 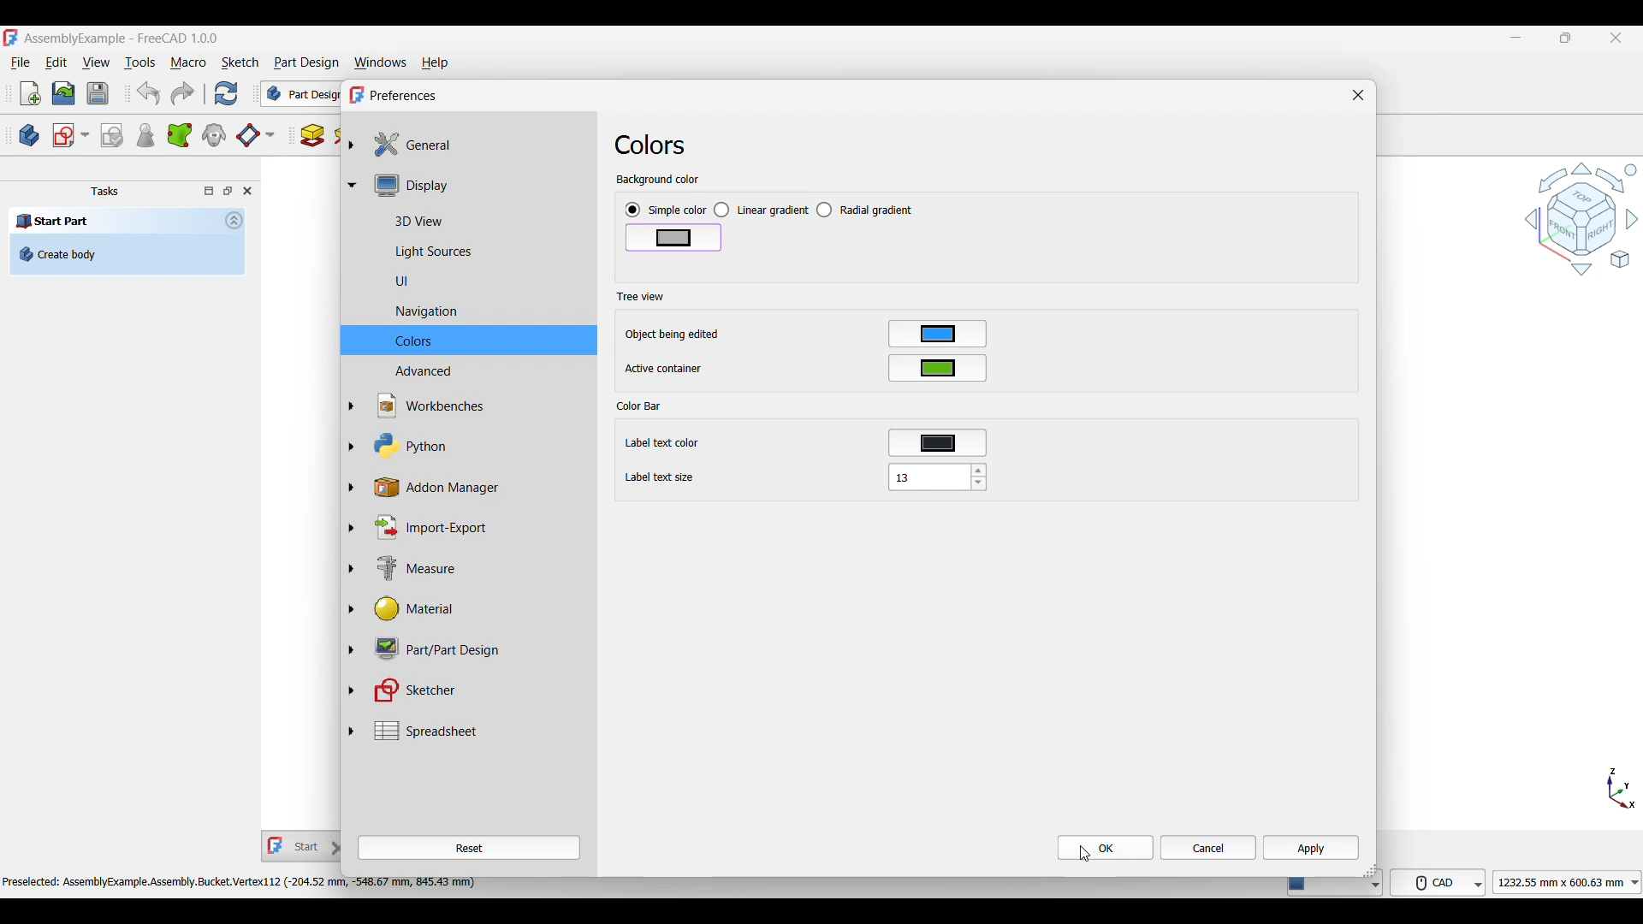 What do you see at coordinates (478, 281) in the screenshot?
I see `UI` at bounding box center [478, 281].